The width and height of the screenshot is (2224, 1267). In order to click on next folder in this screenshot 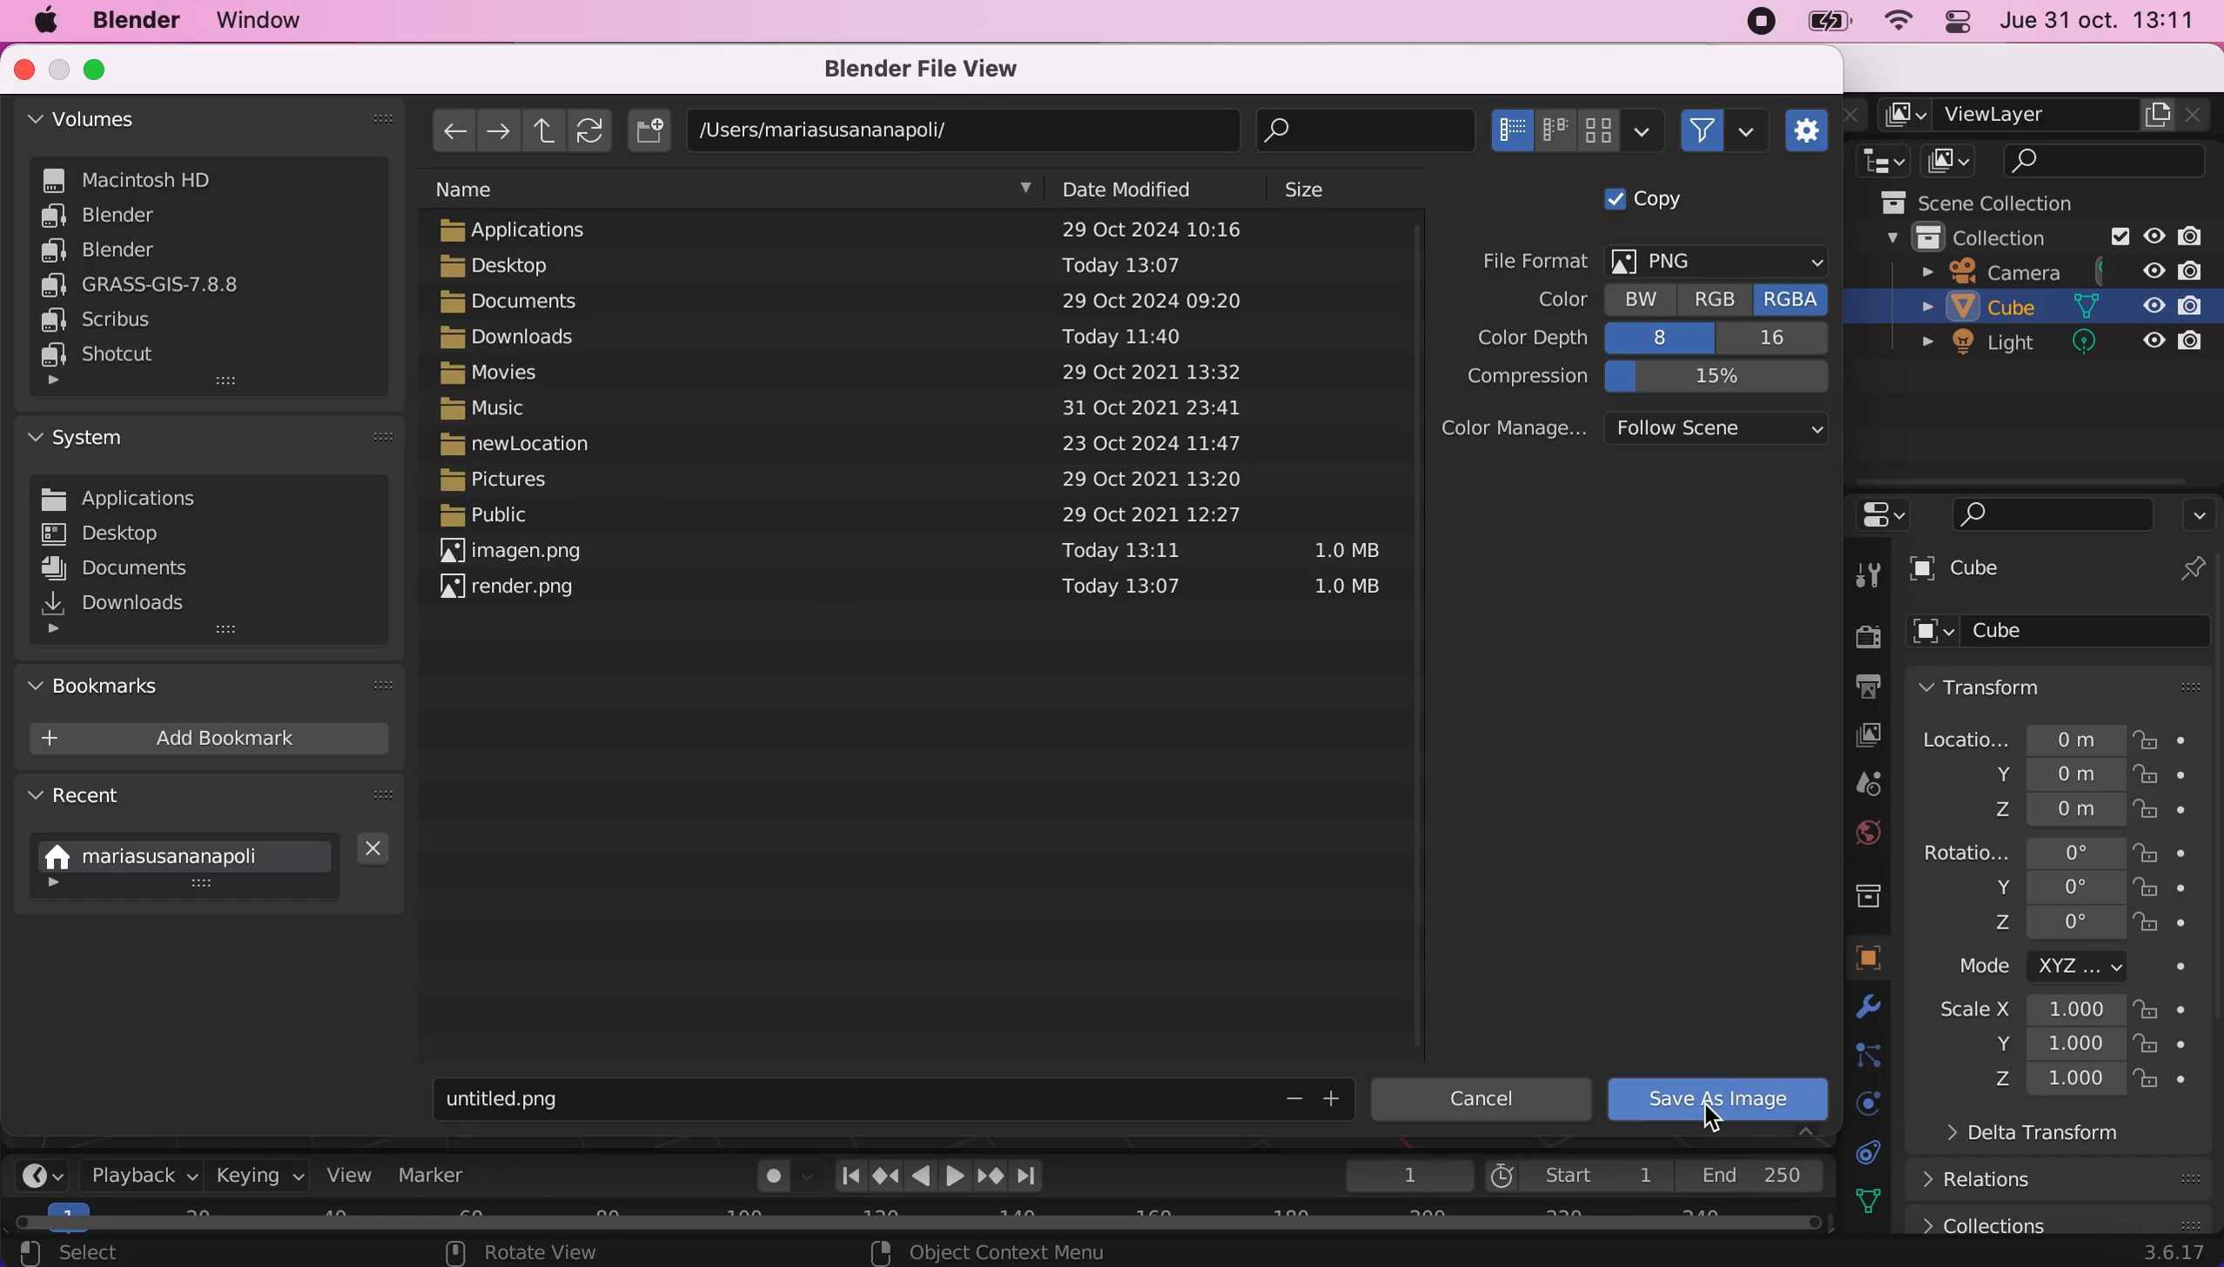, I will do `click(501, 129)`.